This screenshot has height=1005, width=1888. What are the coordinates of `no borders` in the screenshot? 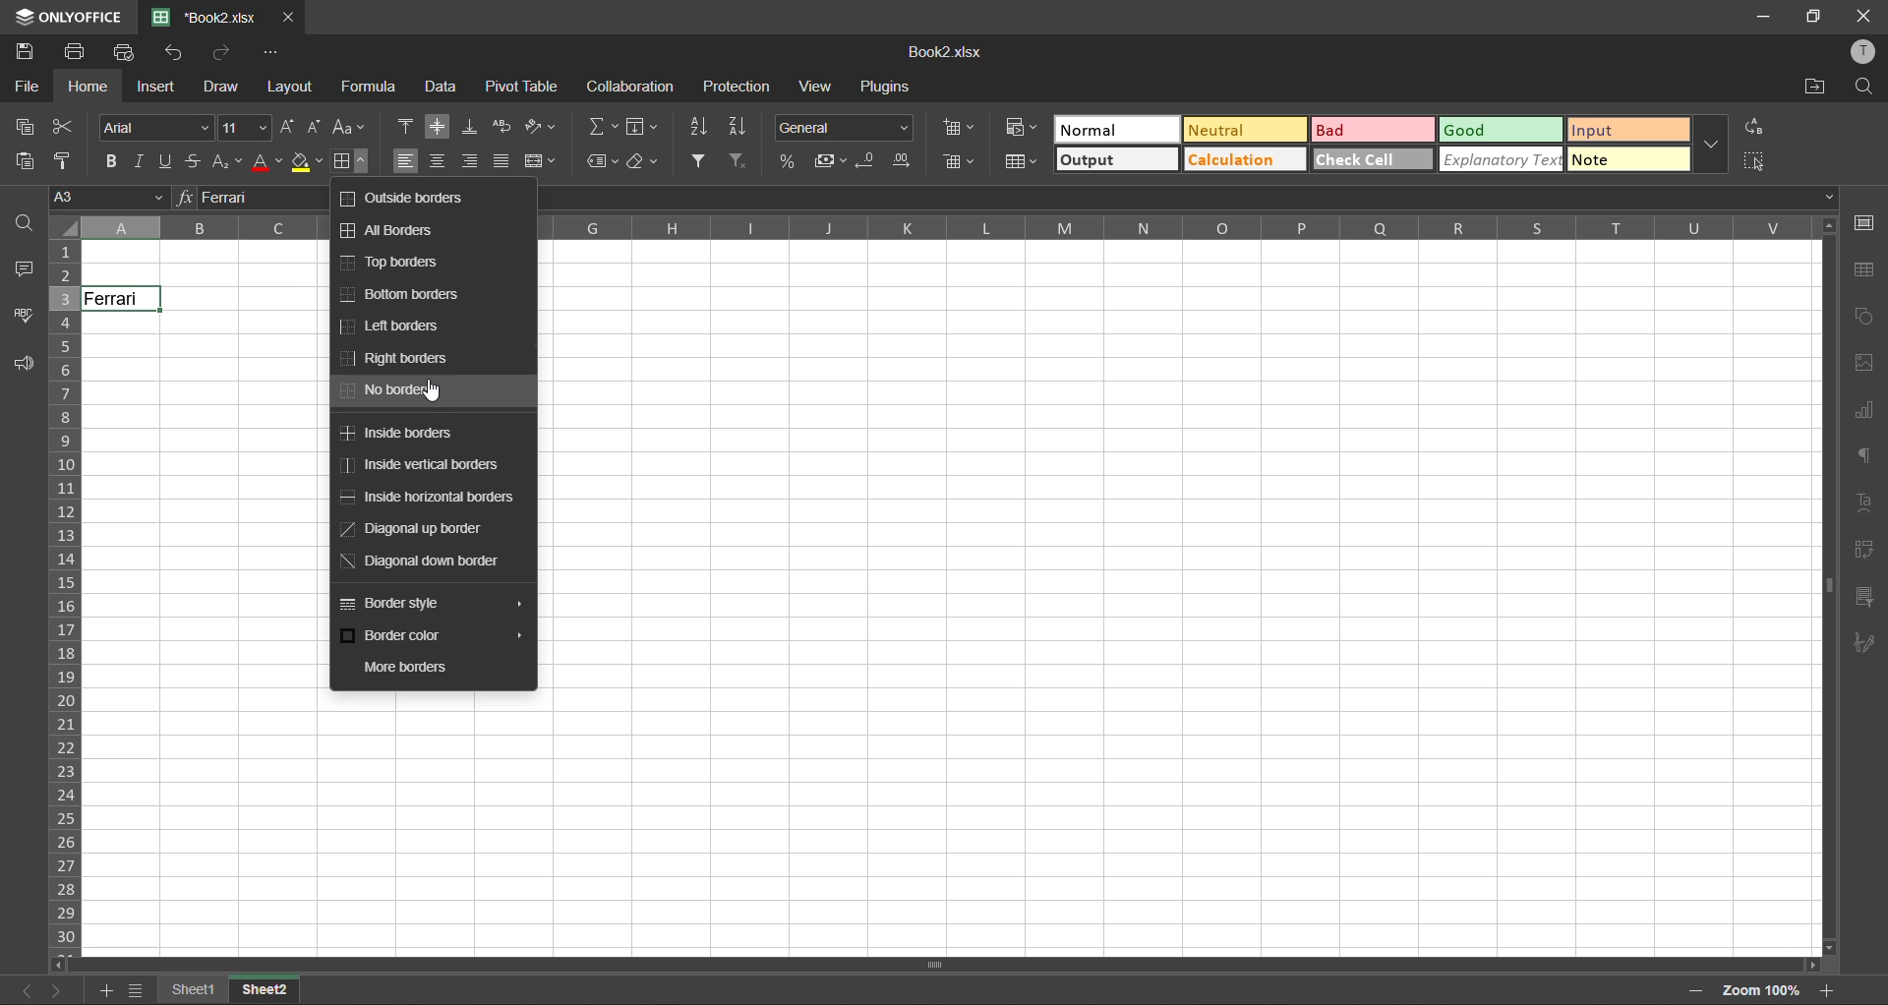 It's located at (394, 393).